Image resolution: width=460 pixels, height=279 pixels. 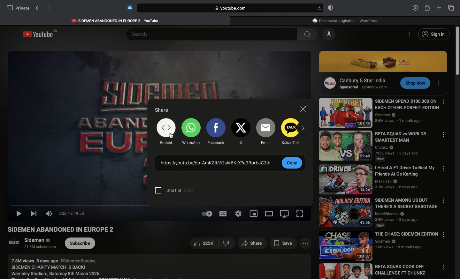 What do you see at coordinates (376, 271) in the screenshot?
I see `Video name` at bounding box center [376, 271].